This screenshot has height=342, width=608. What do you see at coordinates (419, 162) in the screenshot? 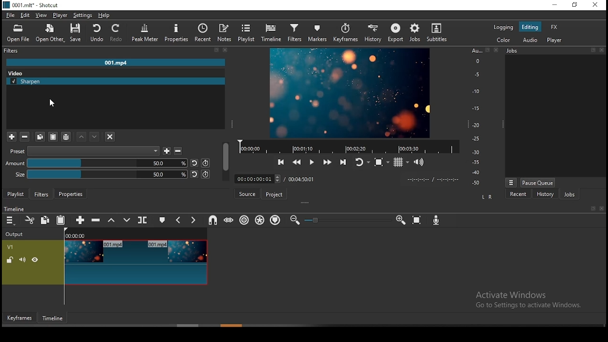
I see `volume control` at bounding box center [419, 162].